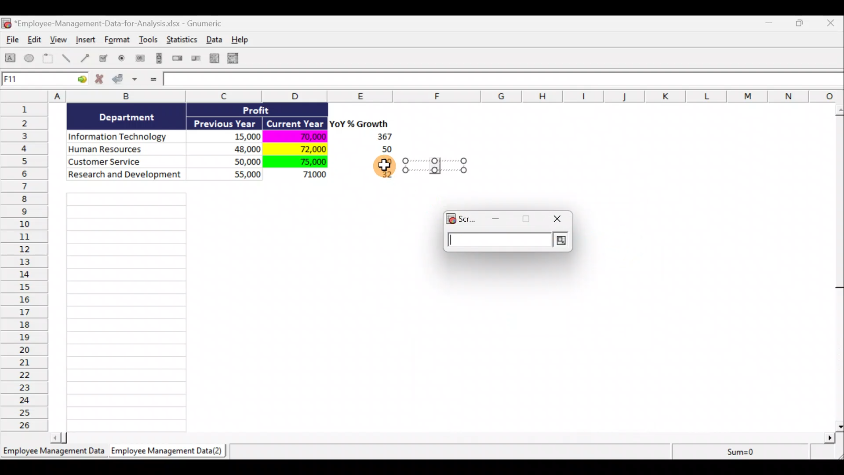  What do you see at coordinates (804, 22) in the screenshot?
I see `Maximise` at bounding box center [804, 22].